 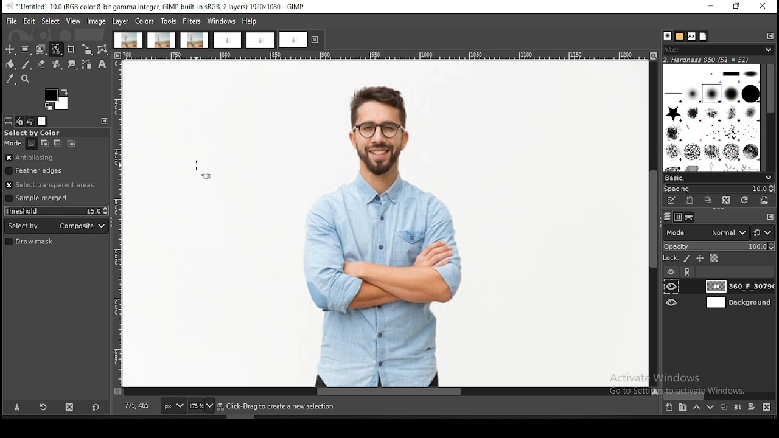 I want to click on project tab, so click(x=301, y=40).